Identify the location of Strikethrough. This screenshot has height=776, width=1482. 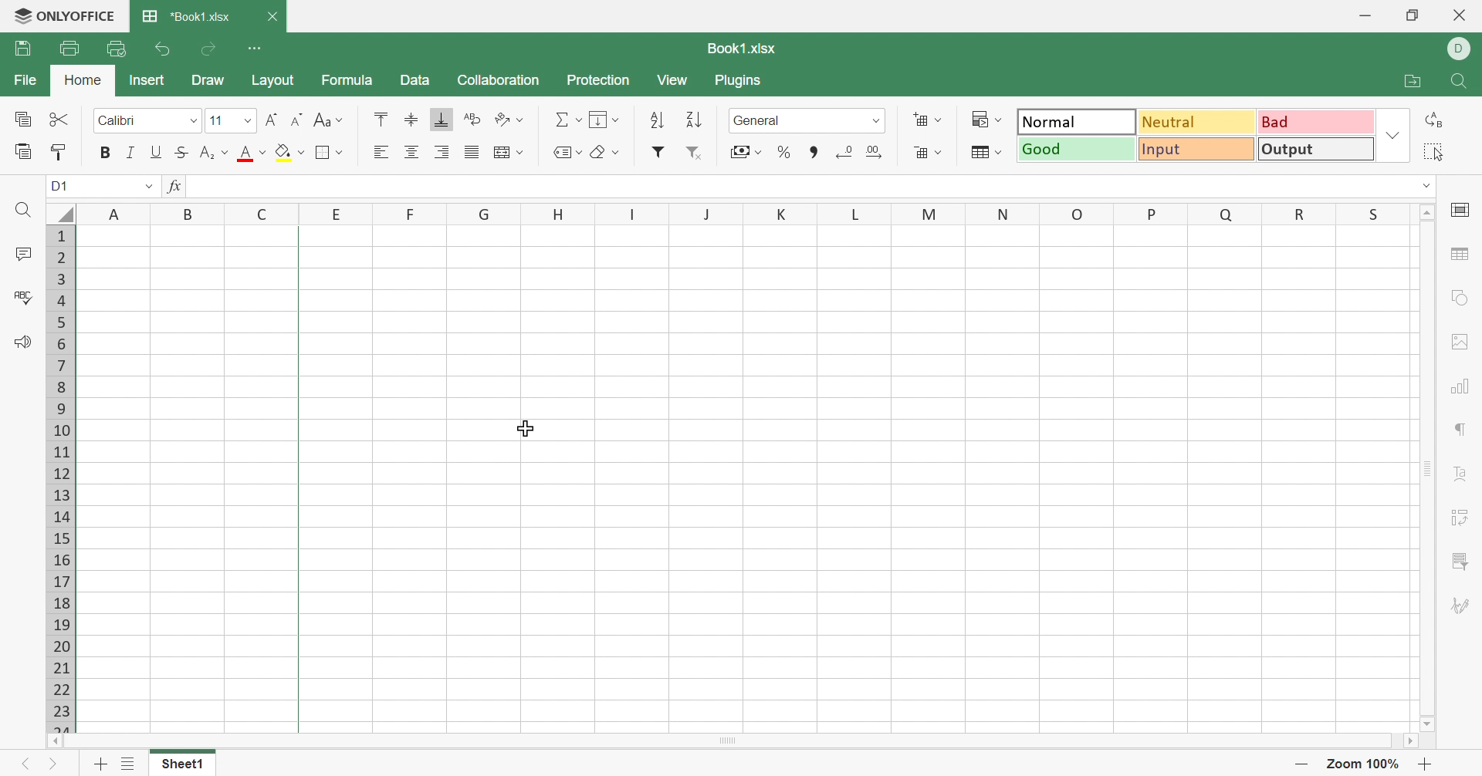
(183, 153).